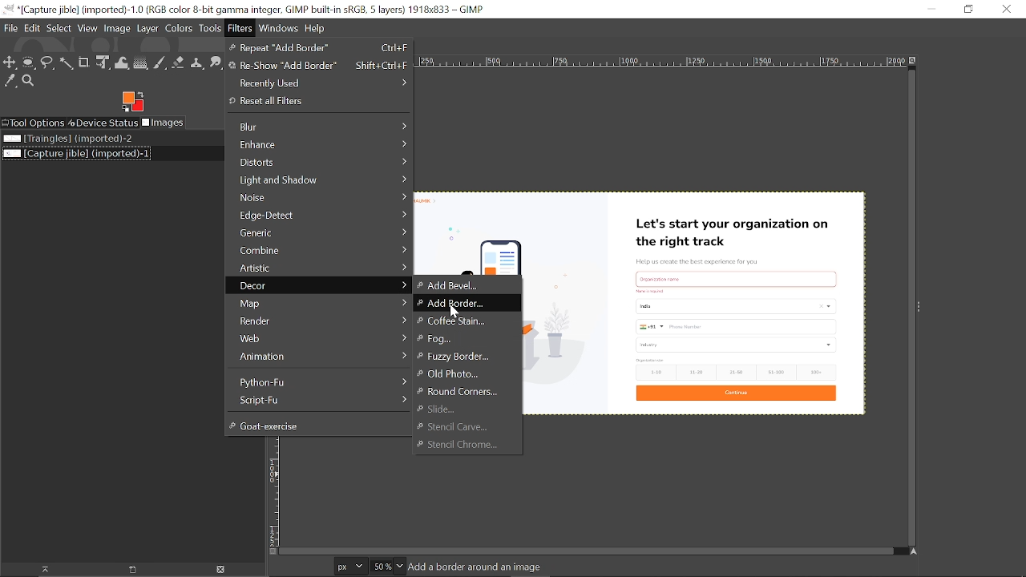  Describe the element at coordinates (30, 63) in the screenshot. I see `Ellipse select tool` at that location.